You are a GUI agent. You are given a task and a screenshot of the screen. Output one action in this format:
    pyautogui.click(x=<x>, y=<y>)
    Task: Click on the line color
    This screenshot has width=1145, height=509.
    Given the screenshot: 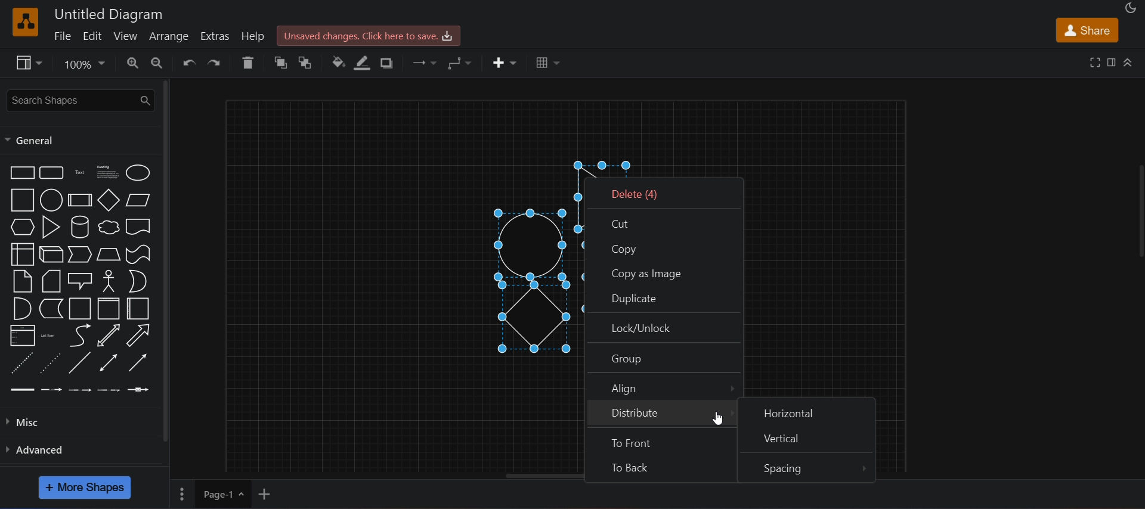 What is the action you would take?
    pyautogui.click(x=364, y=62)
    